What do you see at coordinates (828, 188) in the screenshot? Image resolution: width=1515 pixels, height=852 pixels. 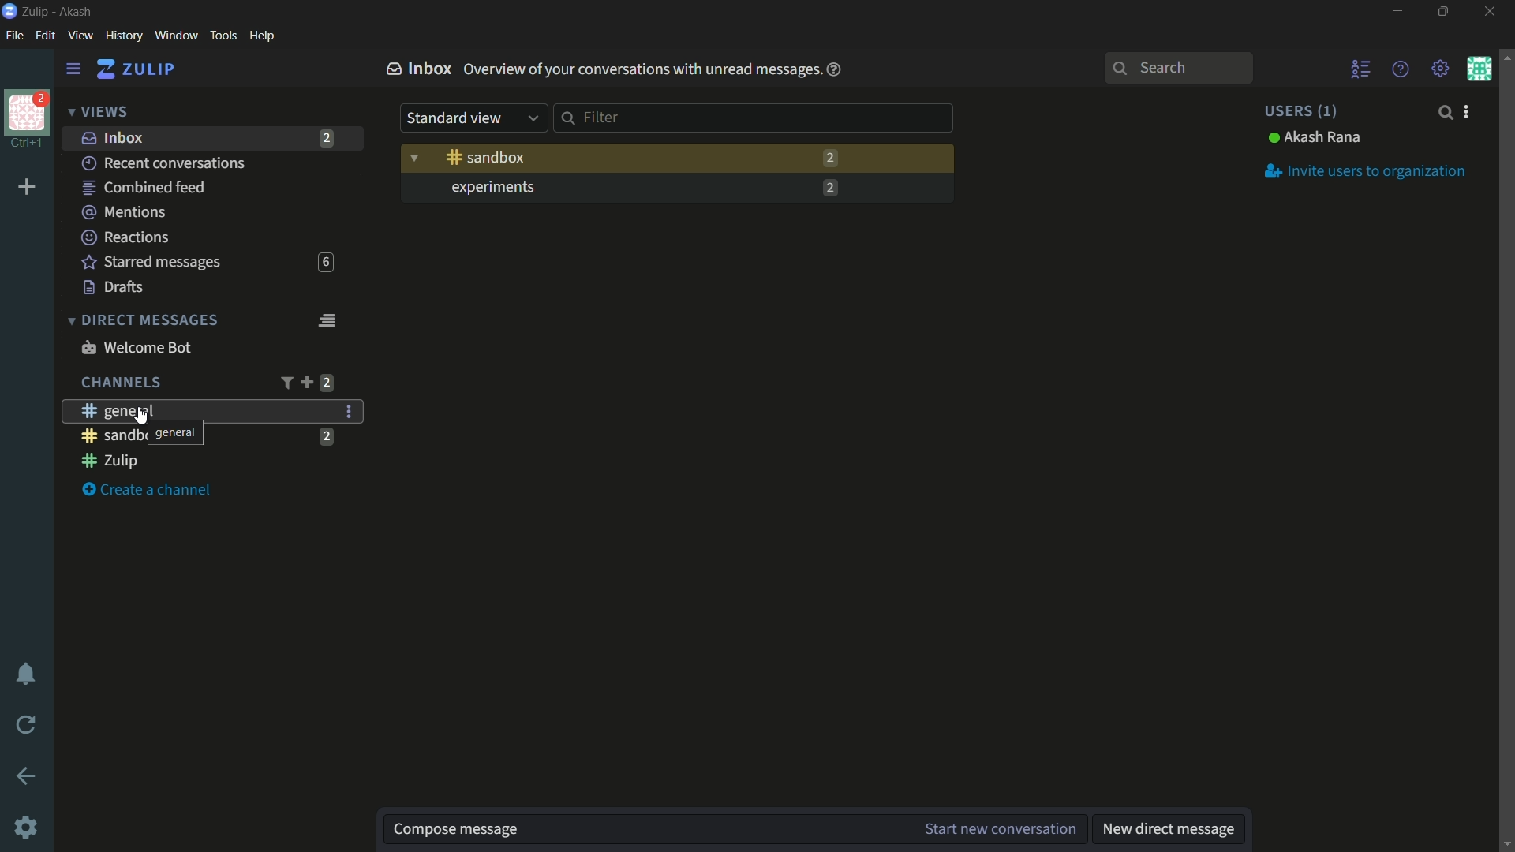 I see `2 unread messages` at bounding box center [828, 188].